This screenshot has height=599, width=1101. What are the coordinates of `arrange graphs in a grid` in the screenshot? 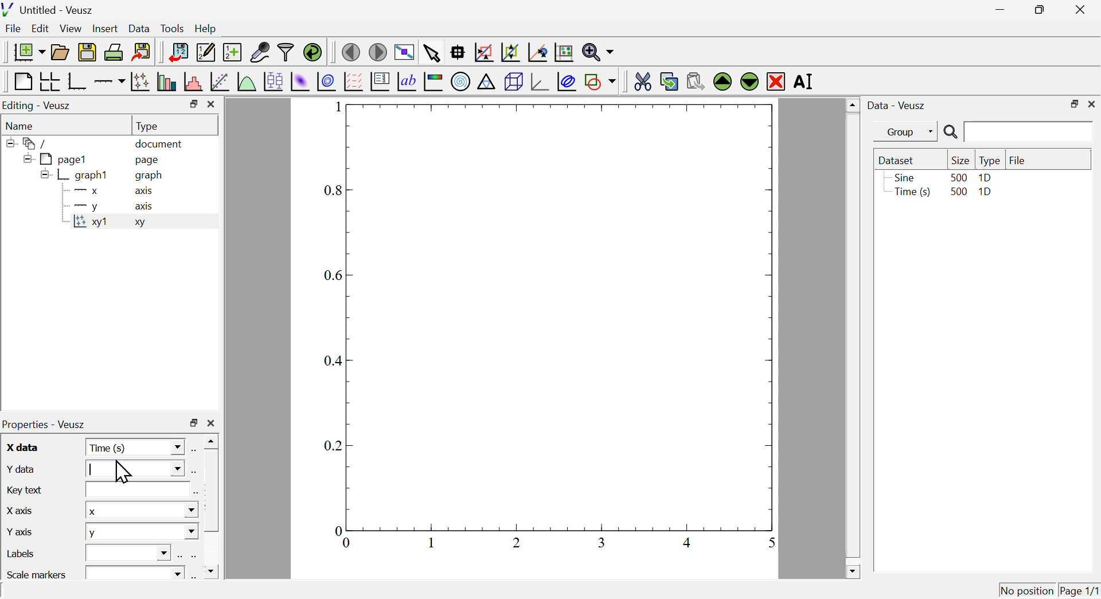 It's located at (49, 82).